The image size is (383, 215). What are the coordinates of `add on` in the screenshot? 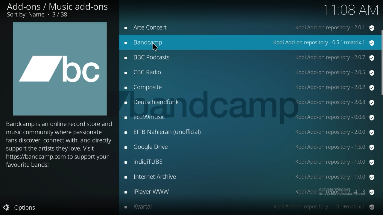 It's located at (249, 162).